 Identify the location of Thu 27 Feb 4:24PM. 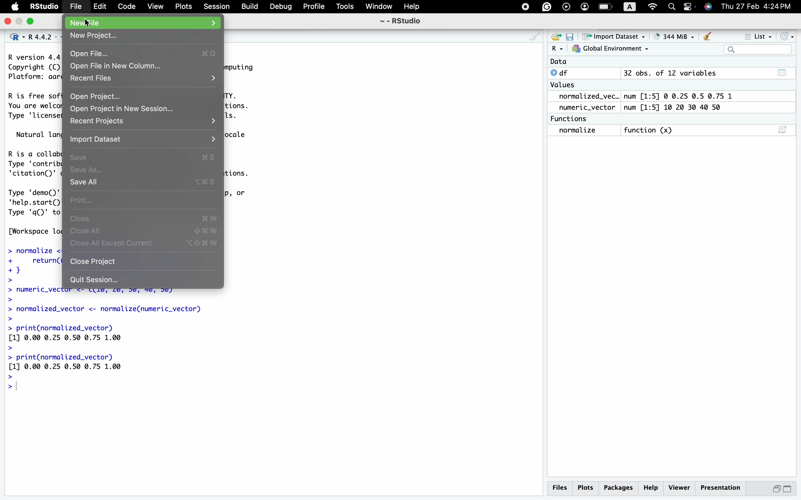
(756, 6).